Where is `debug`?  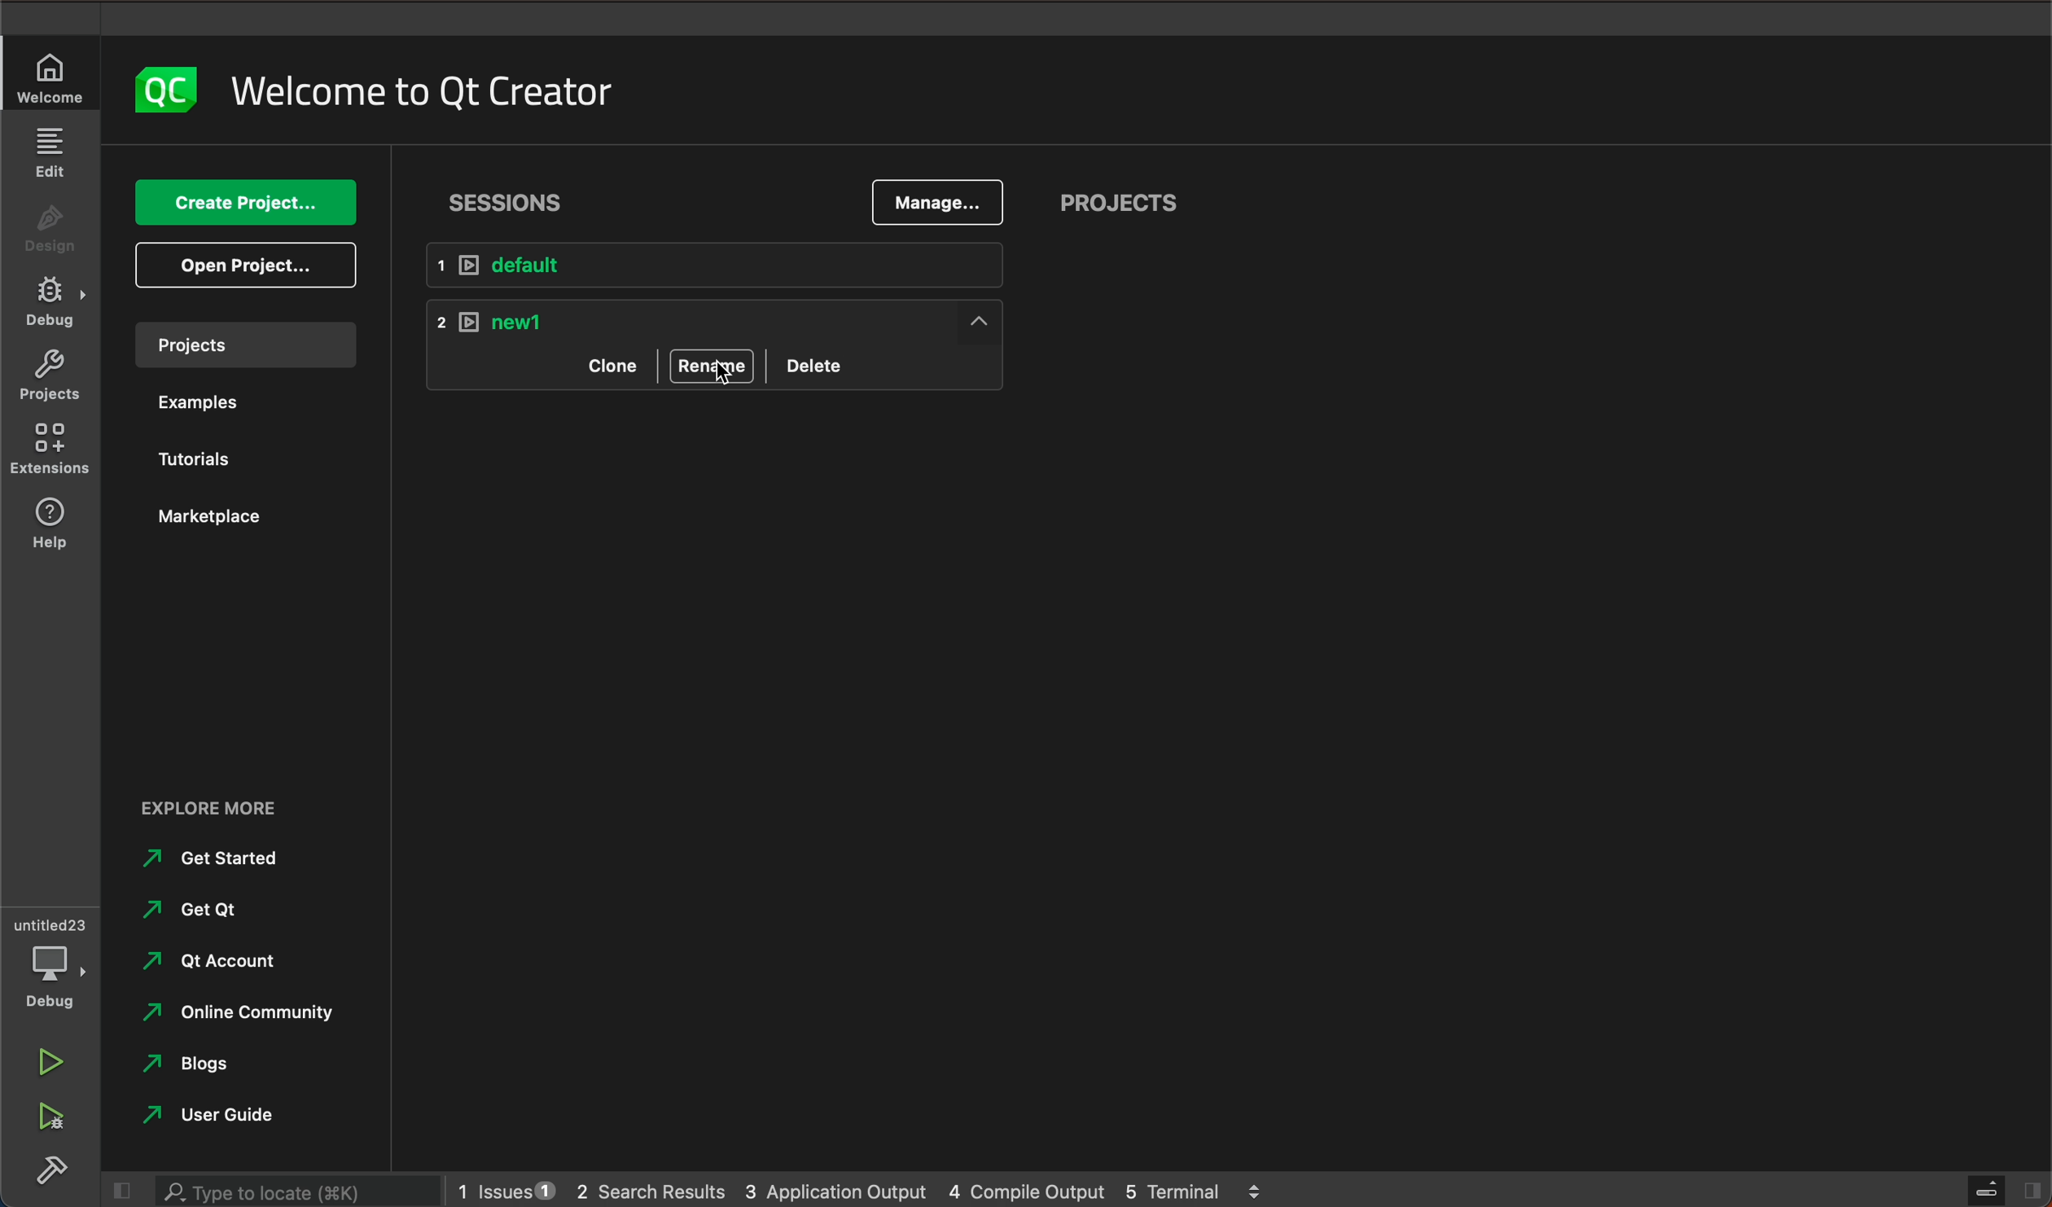
debug is located at coordinates (52, 308).